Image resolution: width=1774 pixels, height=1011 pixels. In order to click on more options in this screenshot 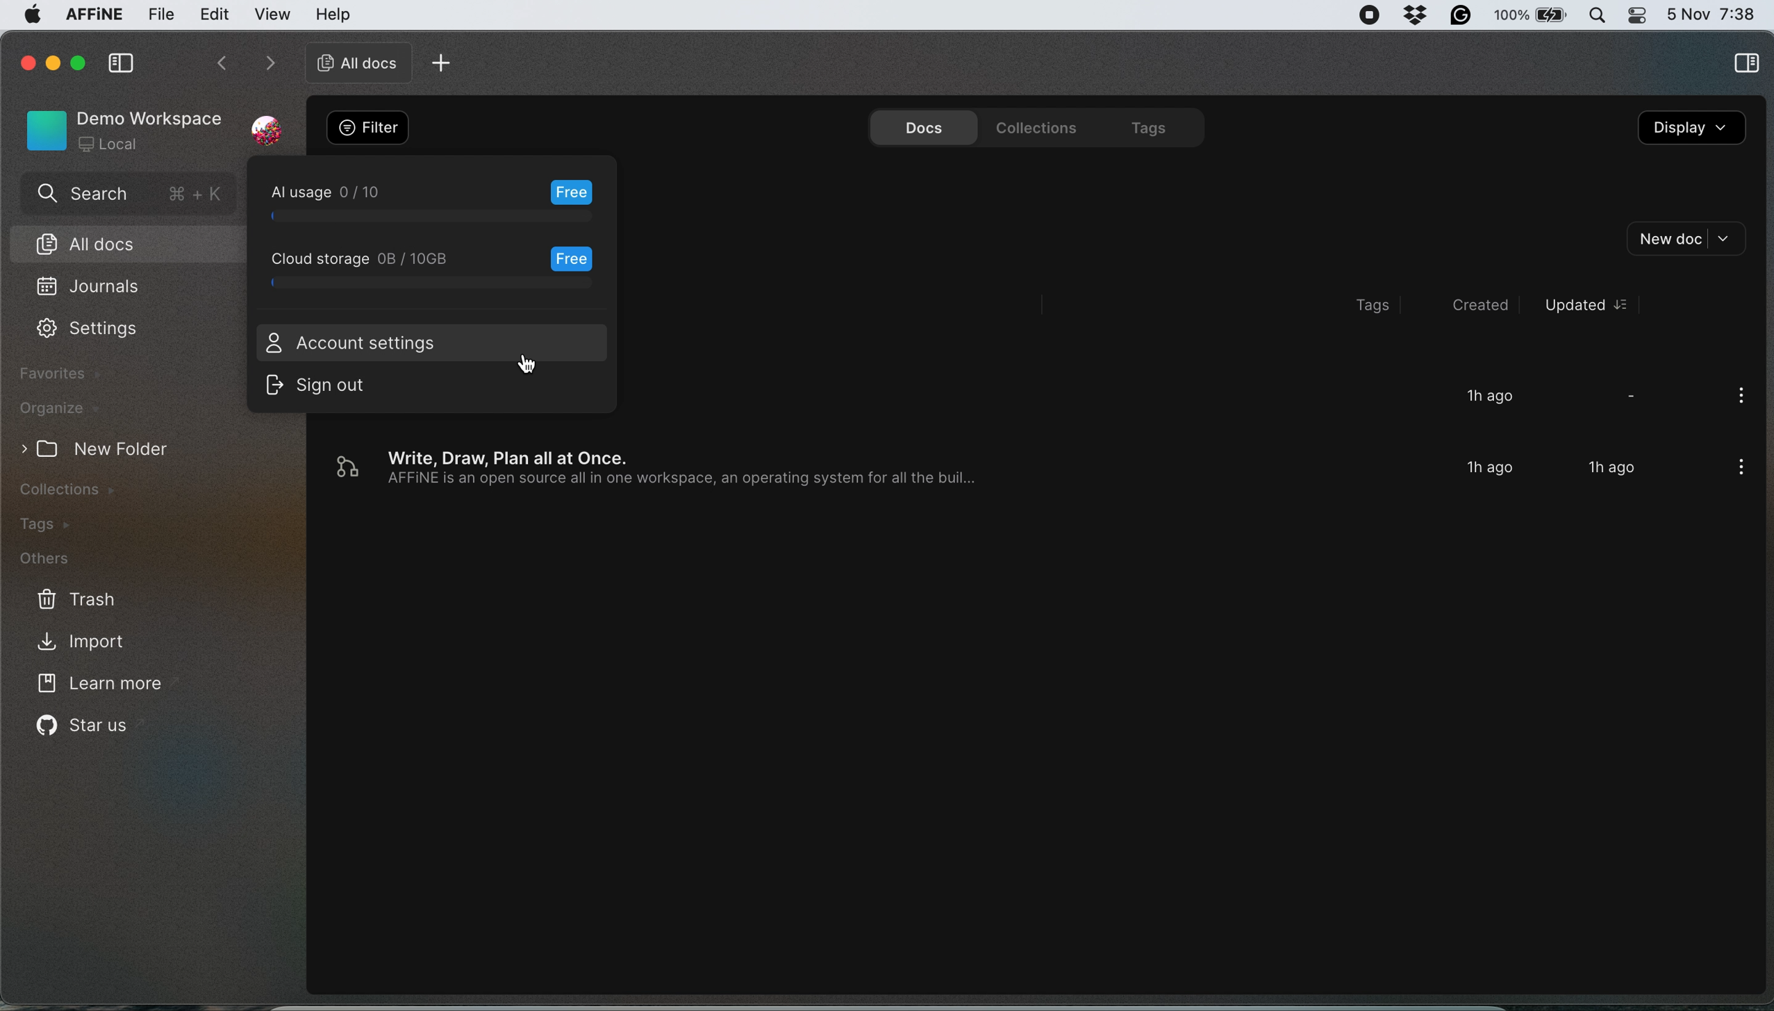, I will do `click(1736, 469)`.